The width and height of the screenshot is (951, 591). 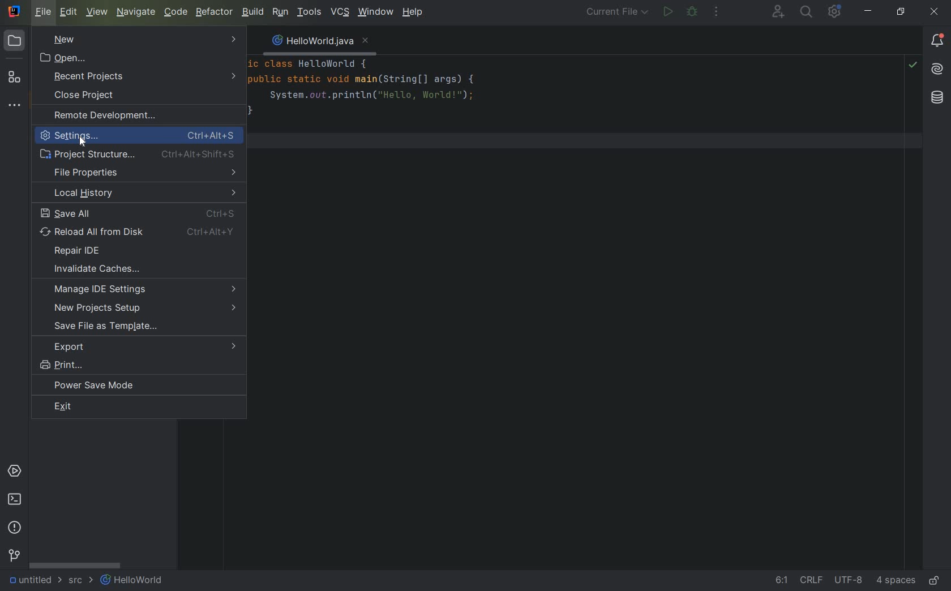 What do you see at coordinates (14, 77) in the screenshot?
I see `STRUCTURE` at bounding box center [14, 77].